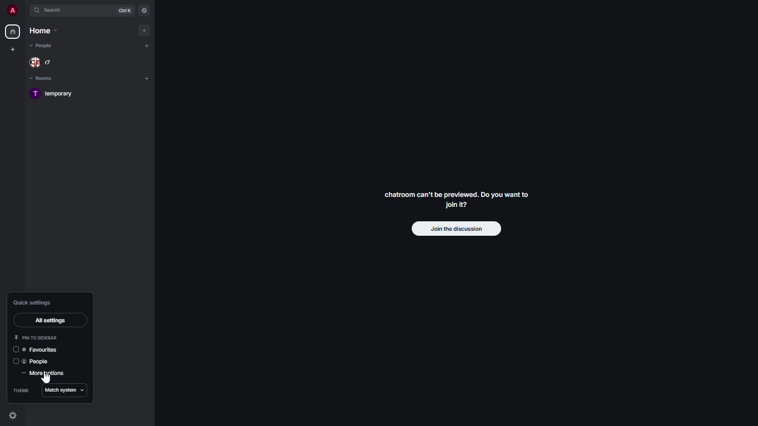  I want to click on add, so click(148, 78).